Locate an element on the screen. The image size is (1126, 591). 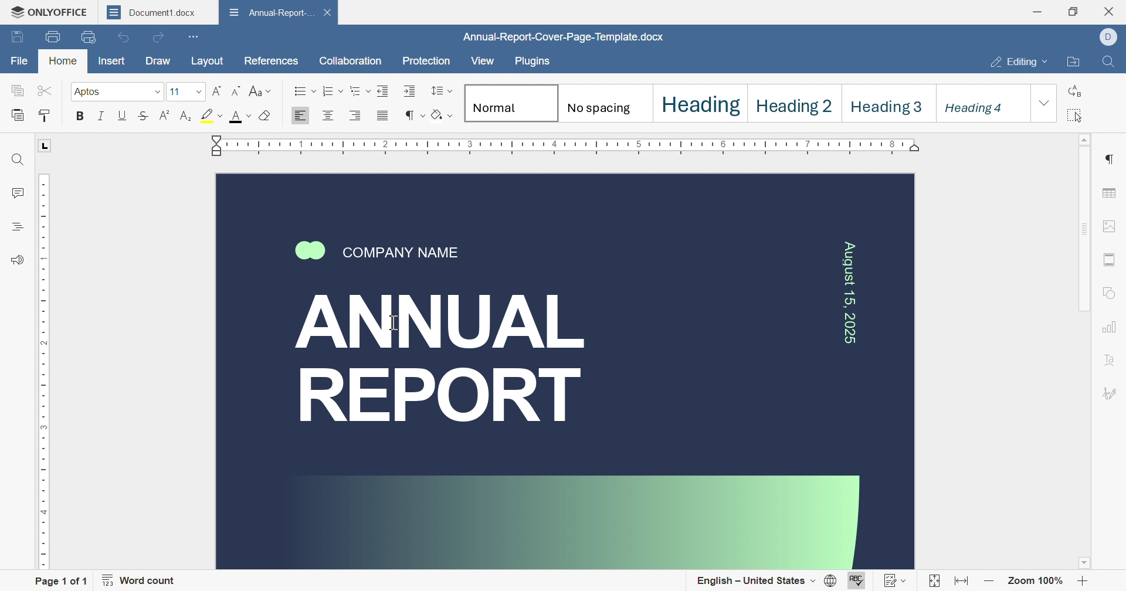
scroll up is located at coordinates (1086, 140).